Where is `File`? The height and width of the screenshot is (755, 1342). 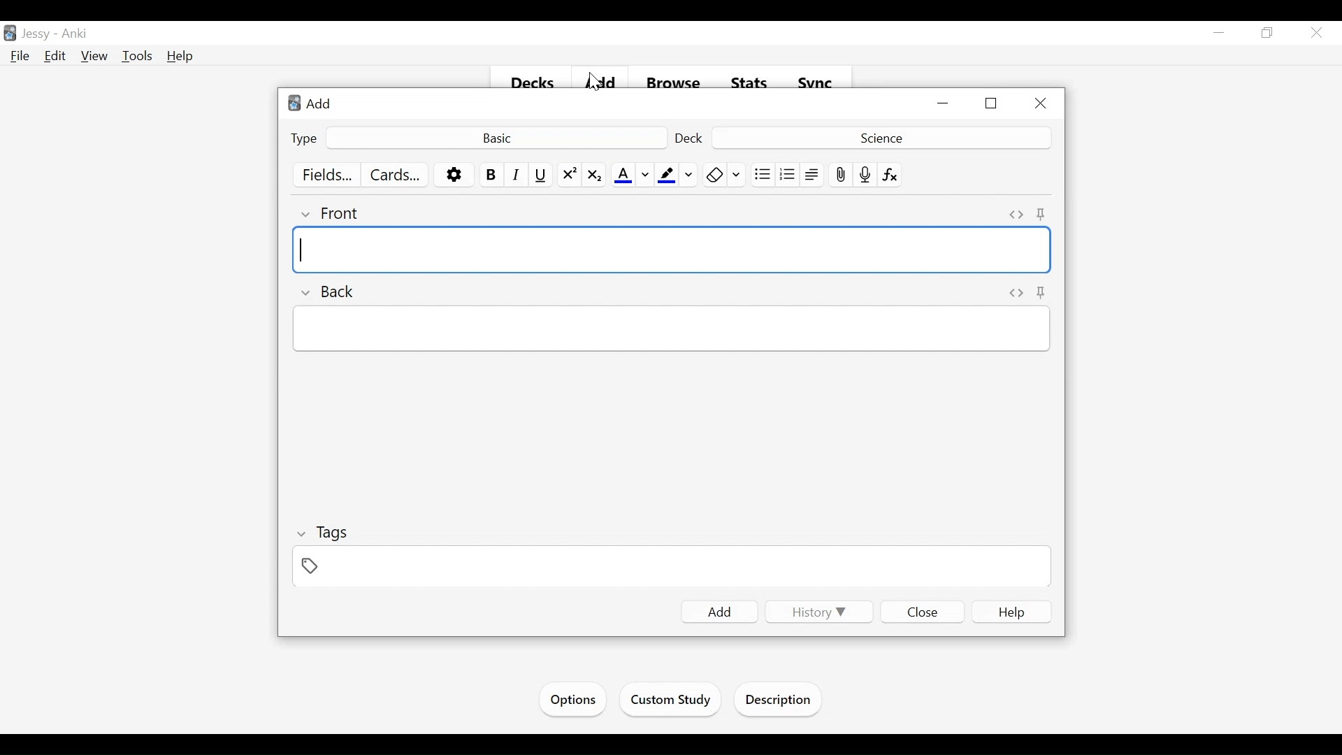
File is located at coordinates (20, 57).